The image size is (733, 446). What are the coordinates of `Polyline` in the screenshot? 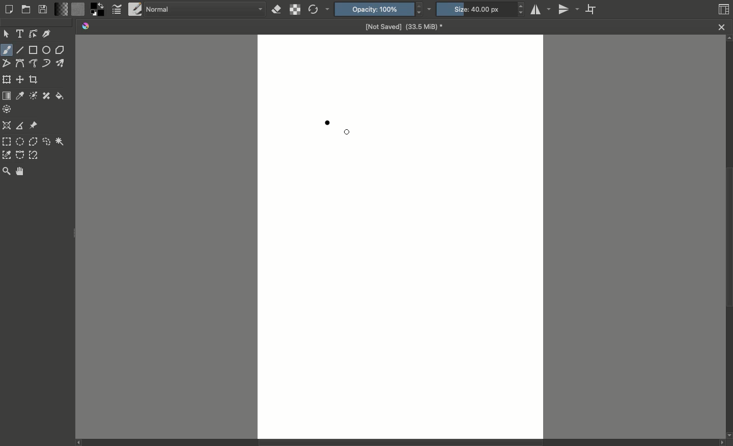 It's located at (7, 65).